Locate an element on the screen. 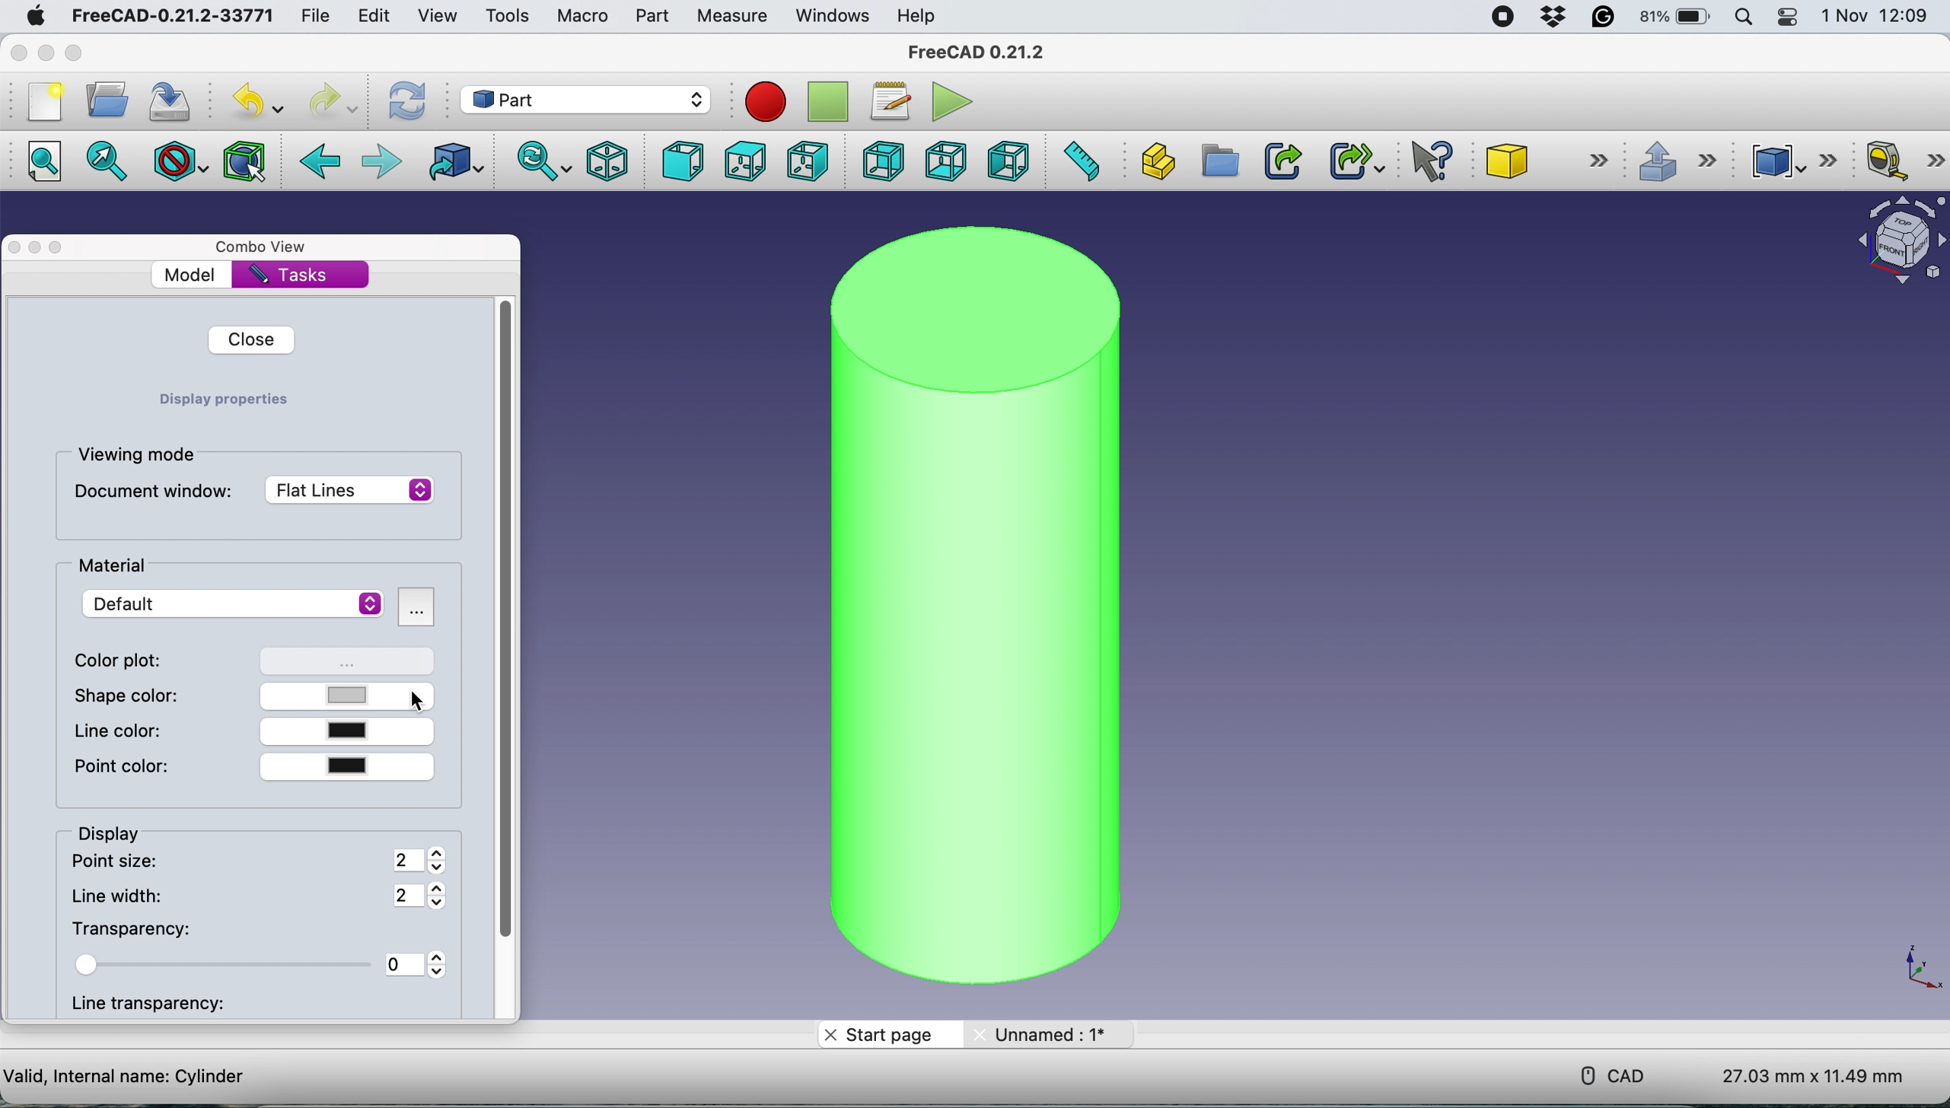 The height and width of the screenshot is (1108, 1950). cylinder details is located at coordinates (126, 1078).